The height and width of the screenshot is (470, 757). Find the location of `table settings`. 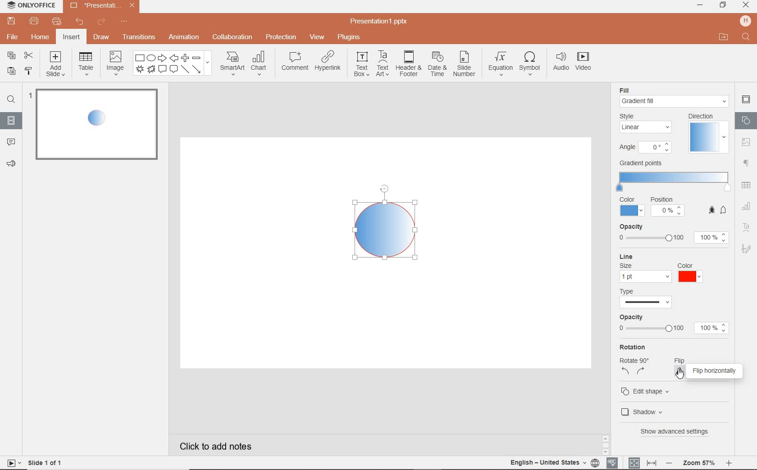

table settings is located at coordinates (747, 185).